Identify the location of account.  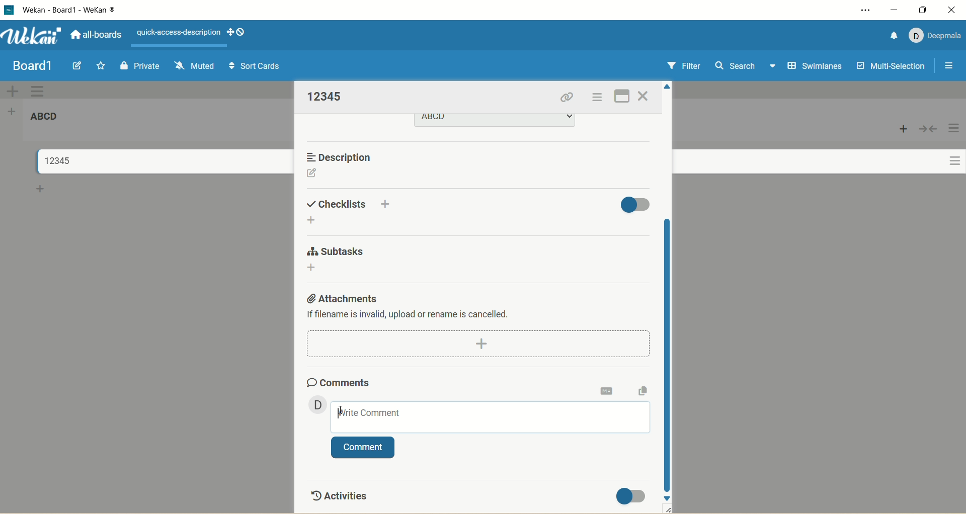
(935, 33).